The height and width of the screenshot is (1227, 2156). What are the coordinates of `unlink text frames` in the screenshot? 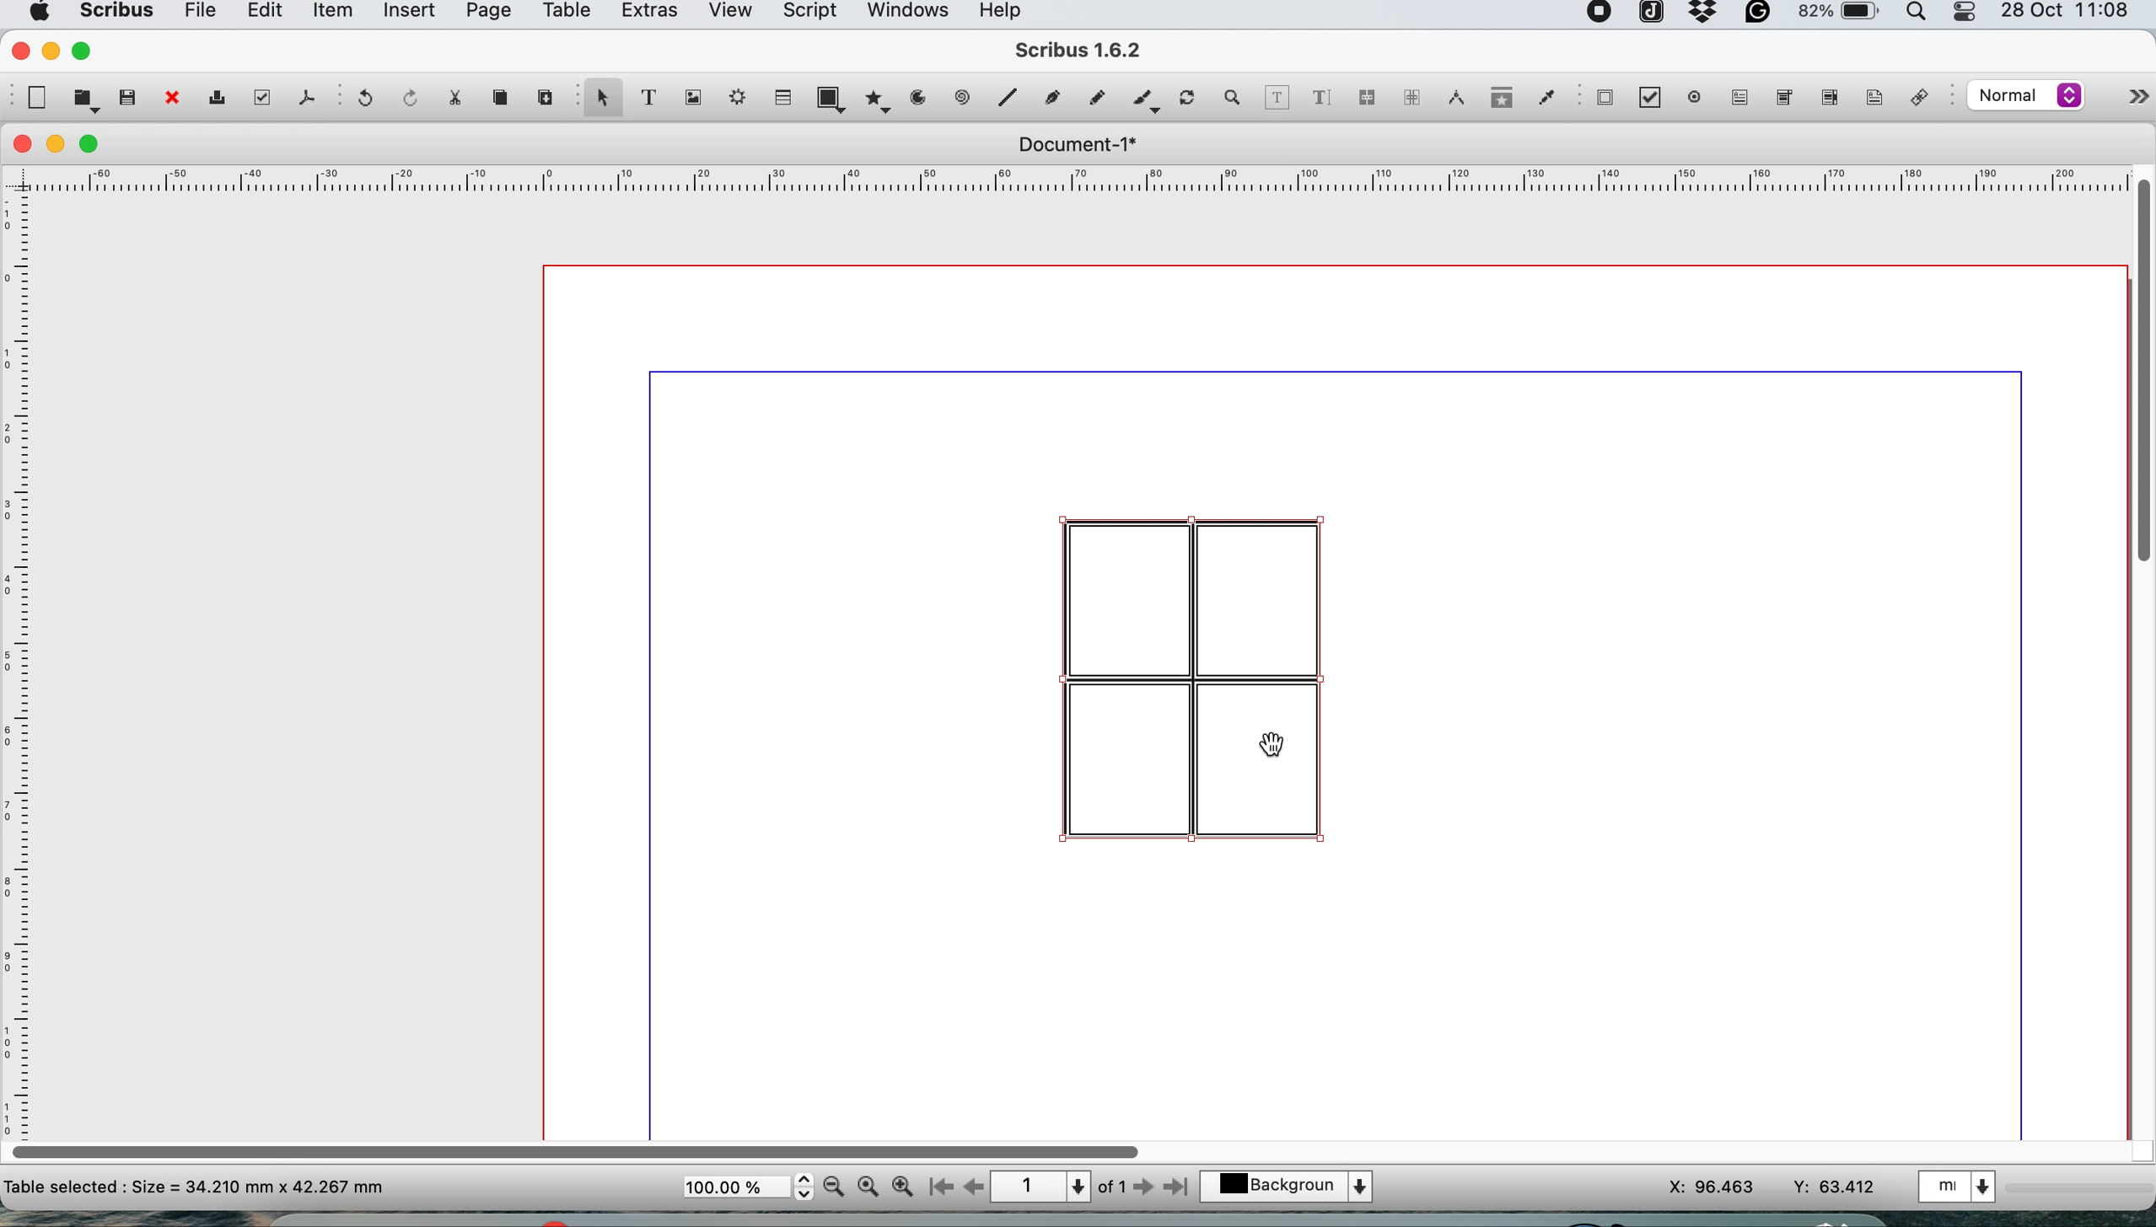 It's located at (1411, 102).